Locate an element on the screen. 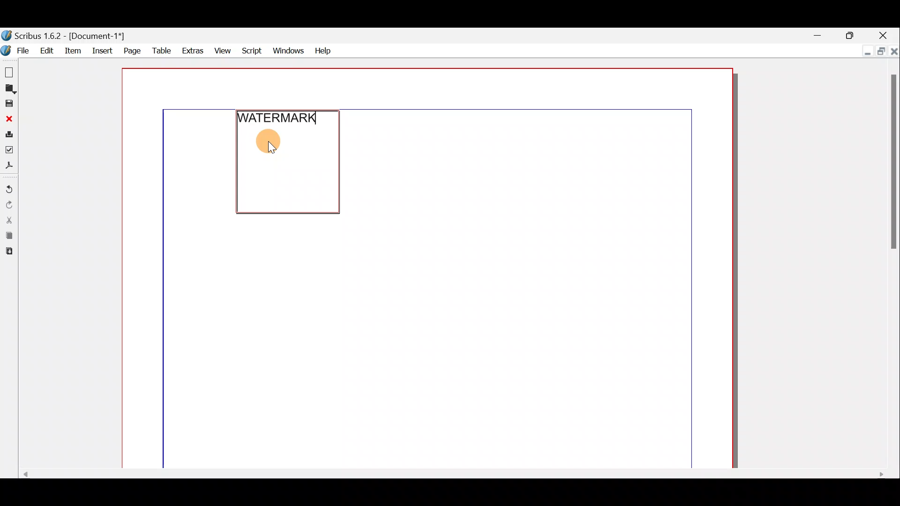  View is located at coordinates (223, 50).